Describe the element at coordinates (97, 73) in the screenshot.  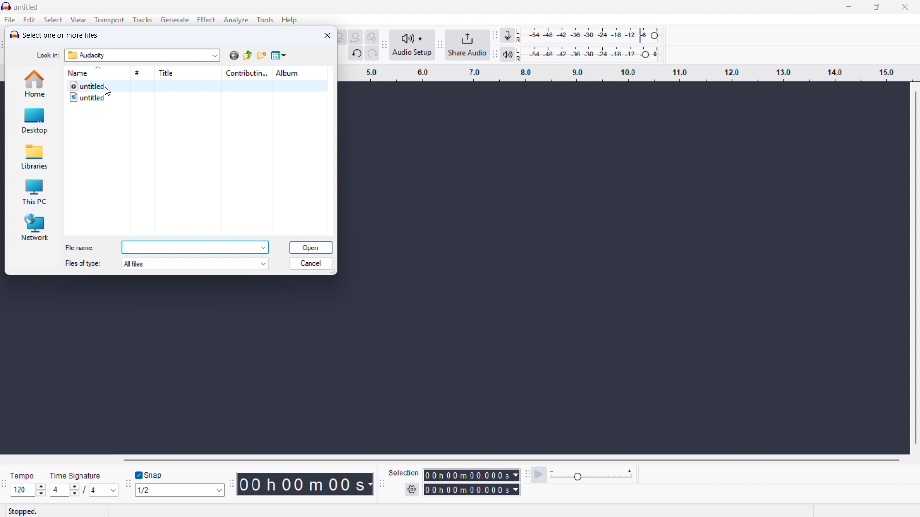
I see `name` at that location.